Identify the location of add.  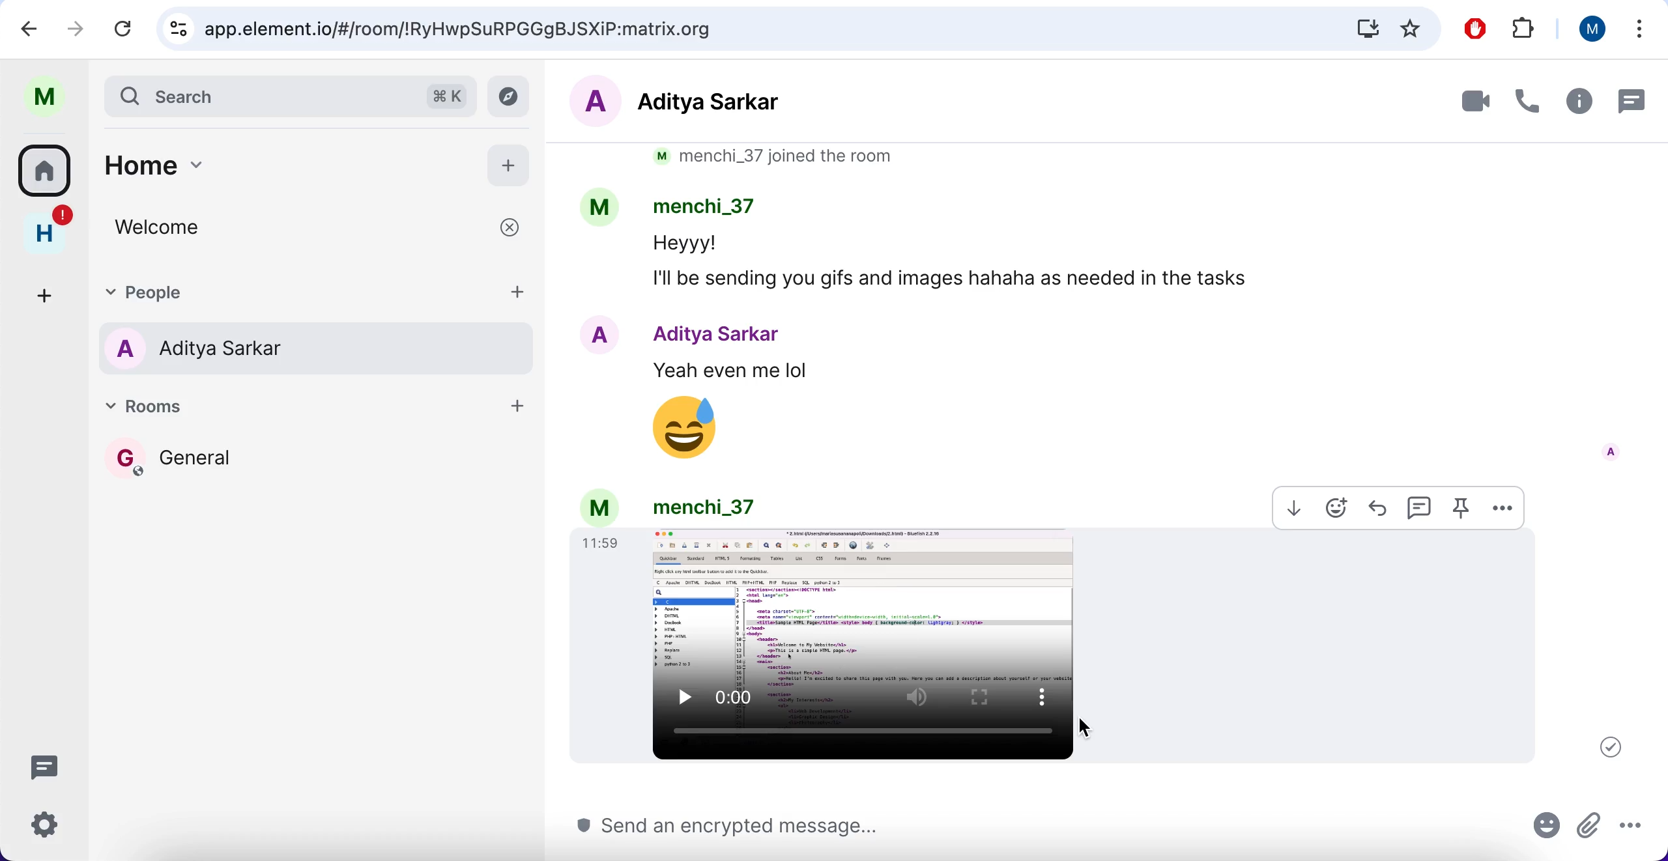
(511, 167).